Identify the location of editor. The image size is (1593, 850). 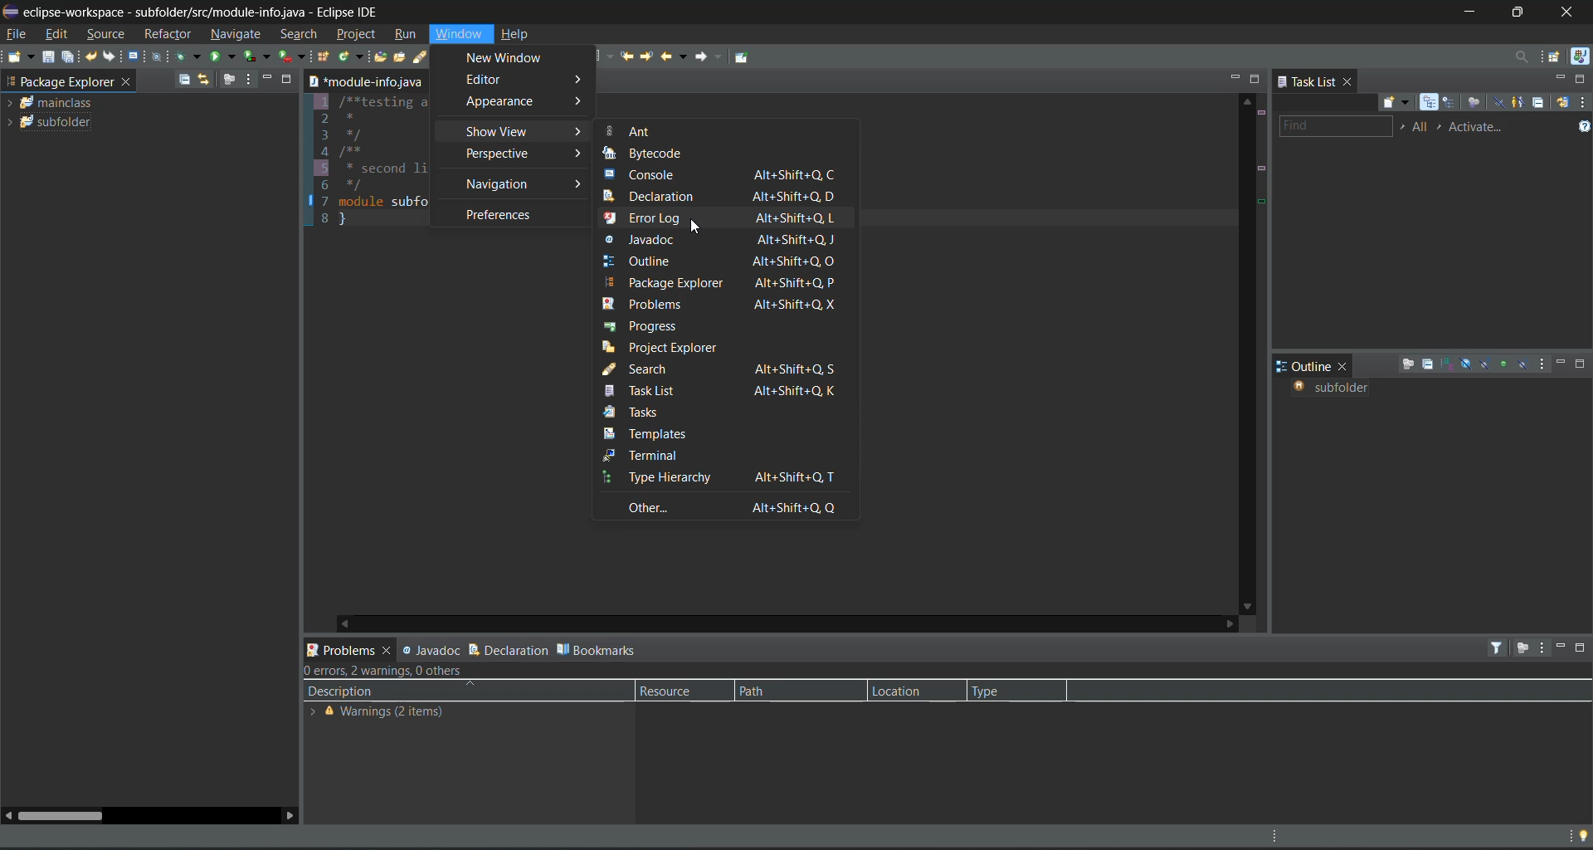
(529, 81).